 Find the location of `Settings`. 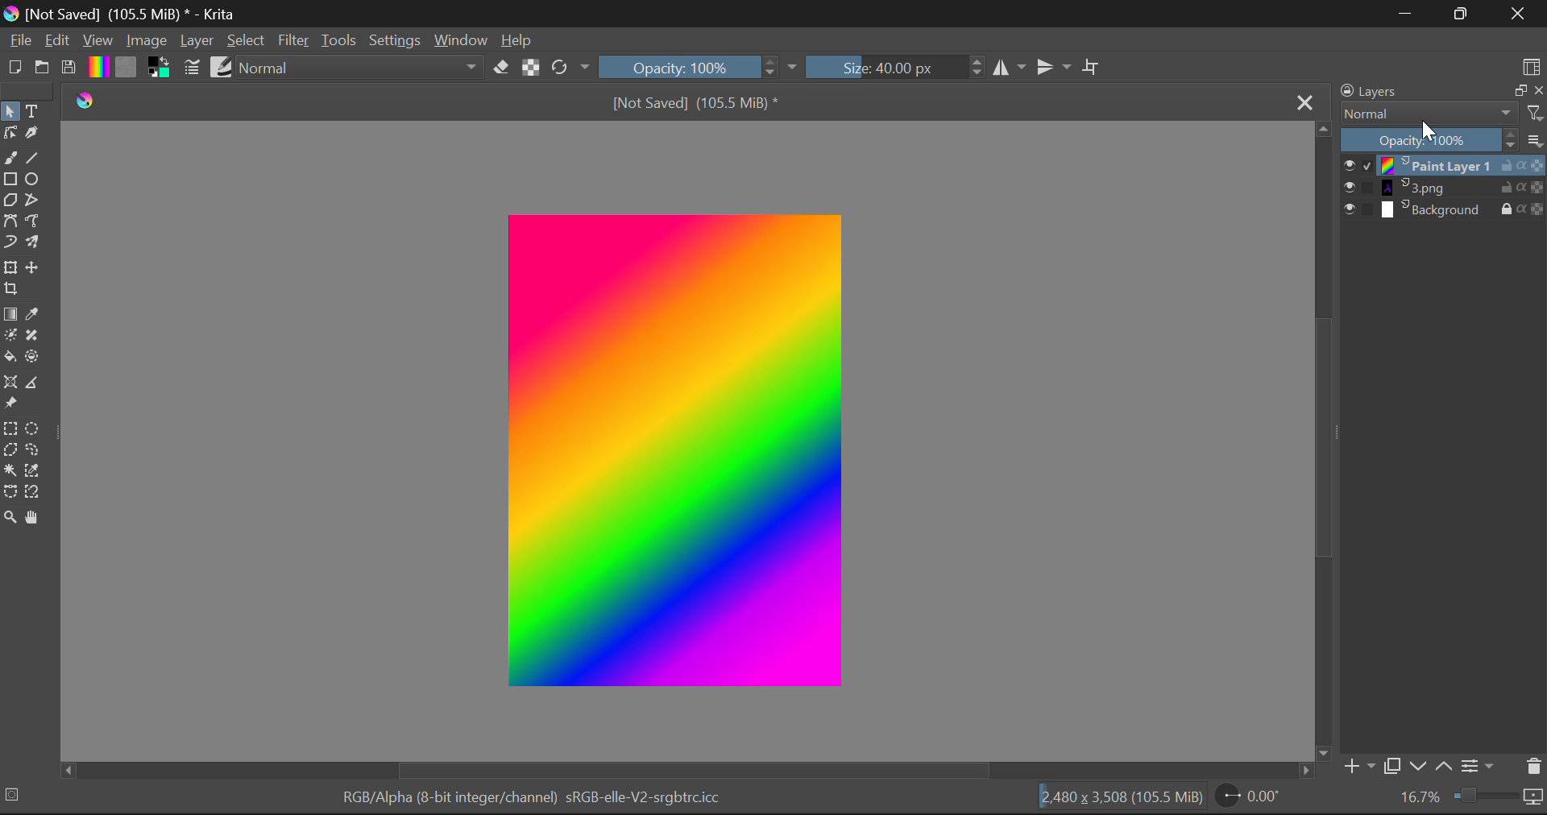

Settings is located at coordinates (397, 41).